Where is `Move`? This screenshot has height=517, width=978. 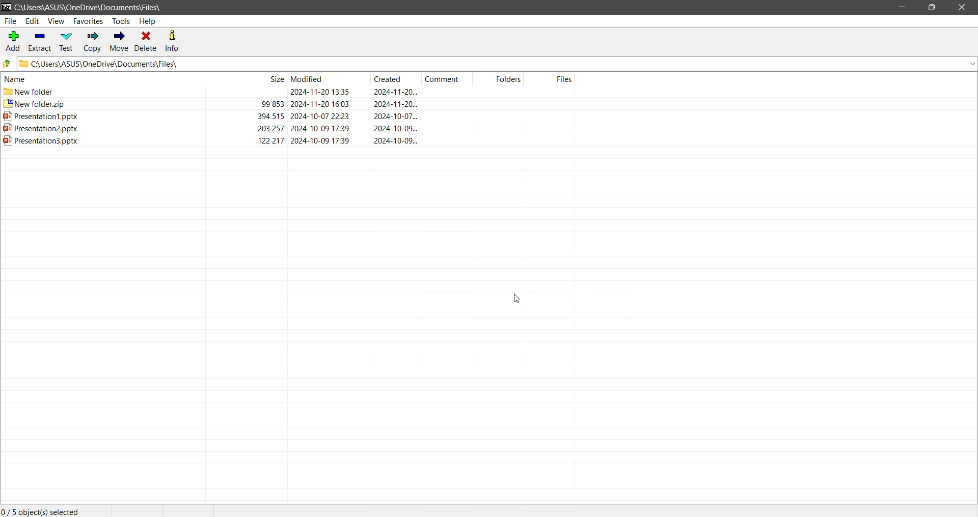 Move is located at coordinates (119, 42).